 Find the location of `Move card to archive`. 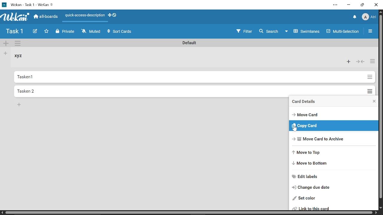

Move card to archive is located at coordinates (334, 138).